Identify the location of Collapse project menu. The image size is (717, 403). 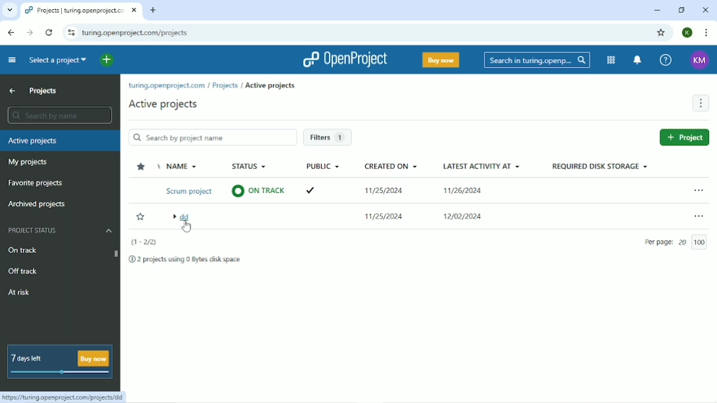
(12, 60).